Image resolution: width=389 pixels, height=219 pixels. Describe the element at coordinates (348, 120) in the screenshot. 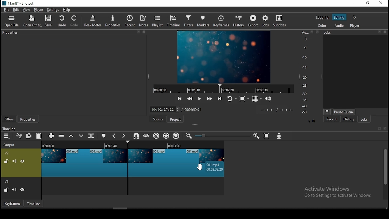

I see `history` at that location.